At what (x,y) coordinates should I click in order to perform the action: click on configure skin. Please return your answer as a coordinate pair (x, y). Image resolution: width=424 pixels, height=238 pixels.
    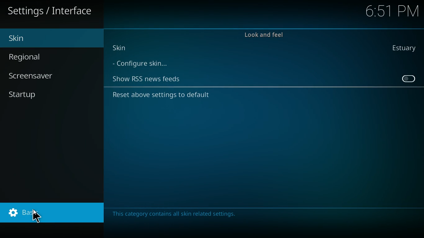
    Looking at the image, I should click on (142, 62).